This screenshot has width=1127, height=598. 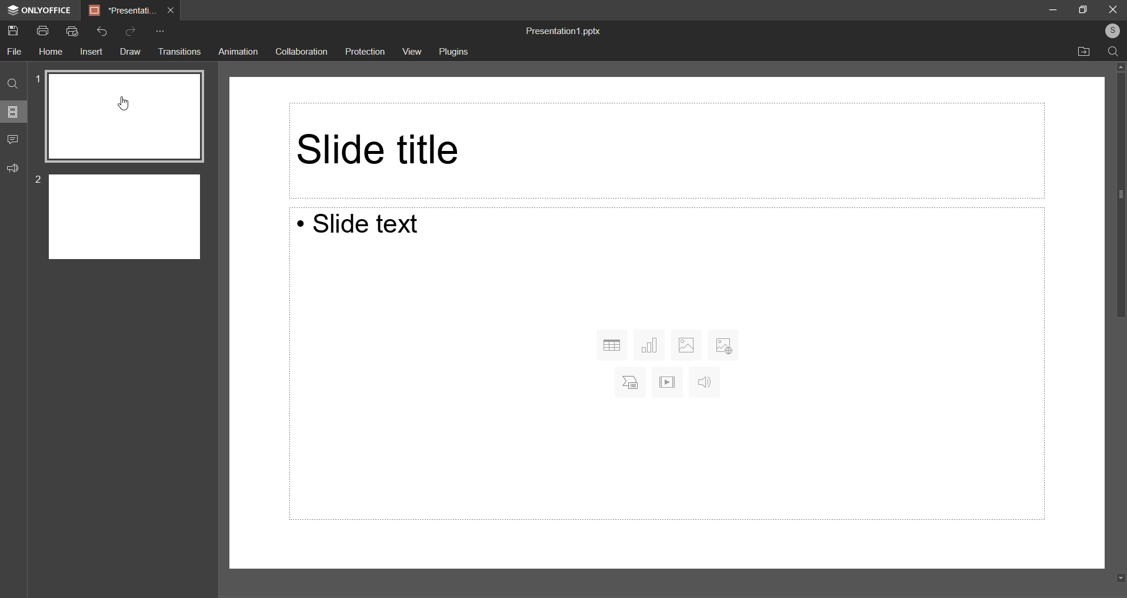 What do you see at coordinates (1110, 9) in the screenshot?
I see `close` at bounding box center [1110, 9].